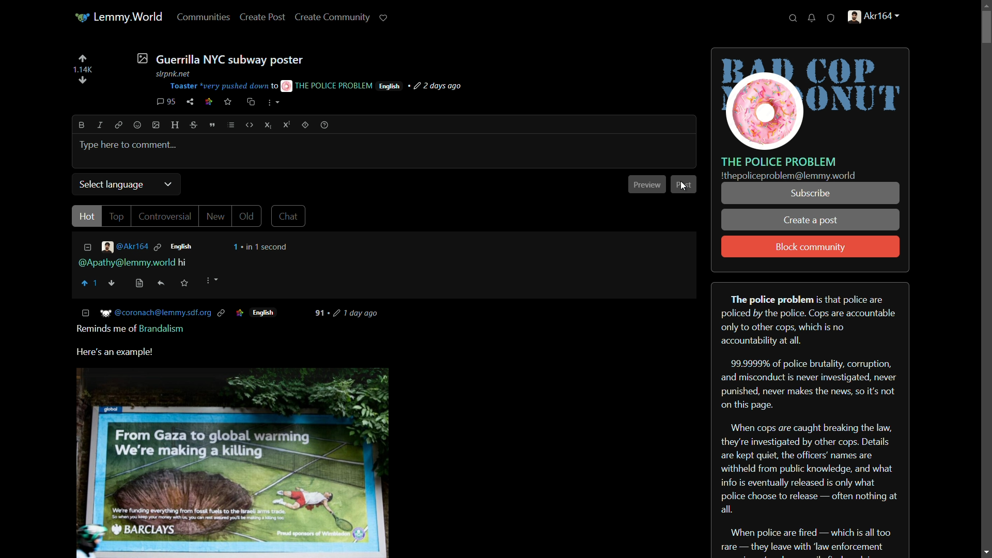 The width and height of the screenshot is (992, 558). What do you see at coordinates (139, 283) in the screenshot?
I see `view source` at bounding box center [139, 283].